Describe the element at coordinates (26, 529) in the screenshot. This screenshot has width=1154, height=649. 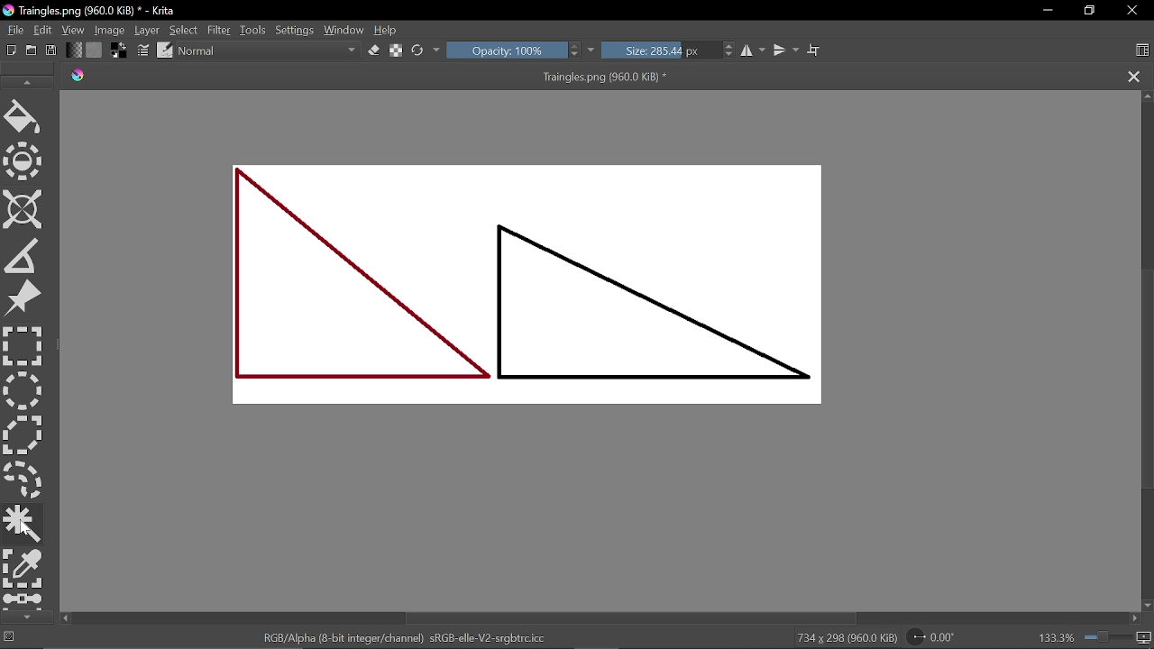
I see `cursor` at that location.